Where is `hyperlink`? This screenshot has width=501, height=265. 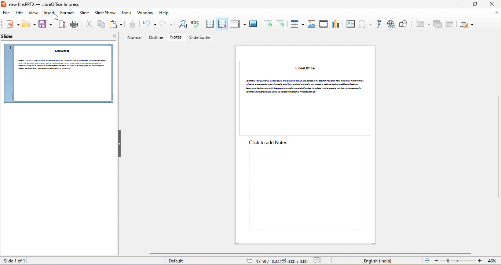
hyperlink is located at coordinates (391, 24).